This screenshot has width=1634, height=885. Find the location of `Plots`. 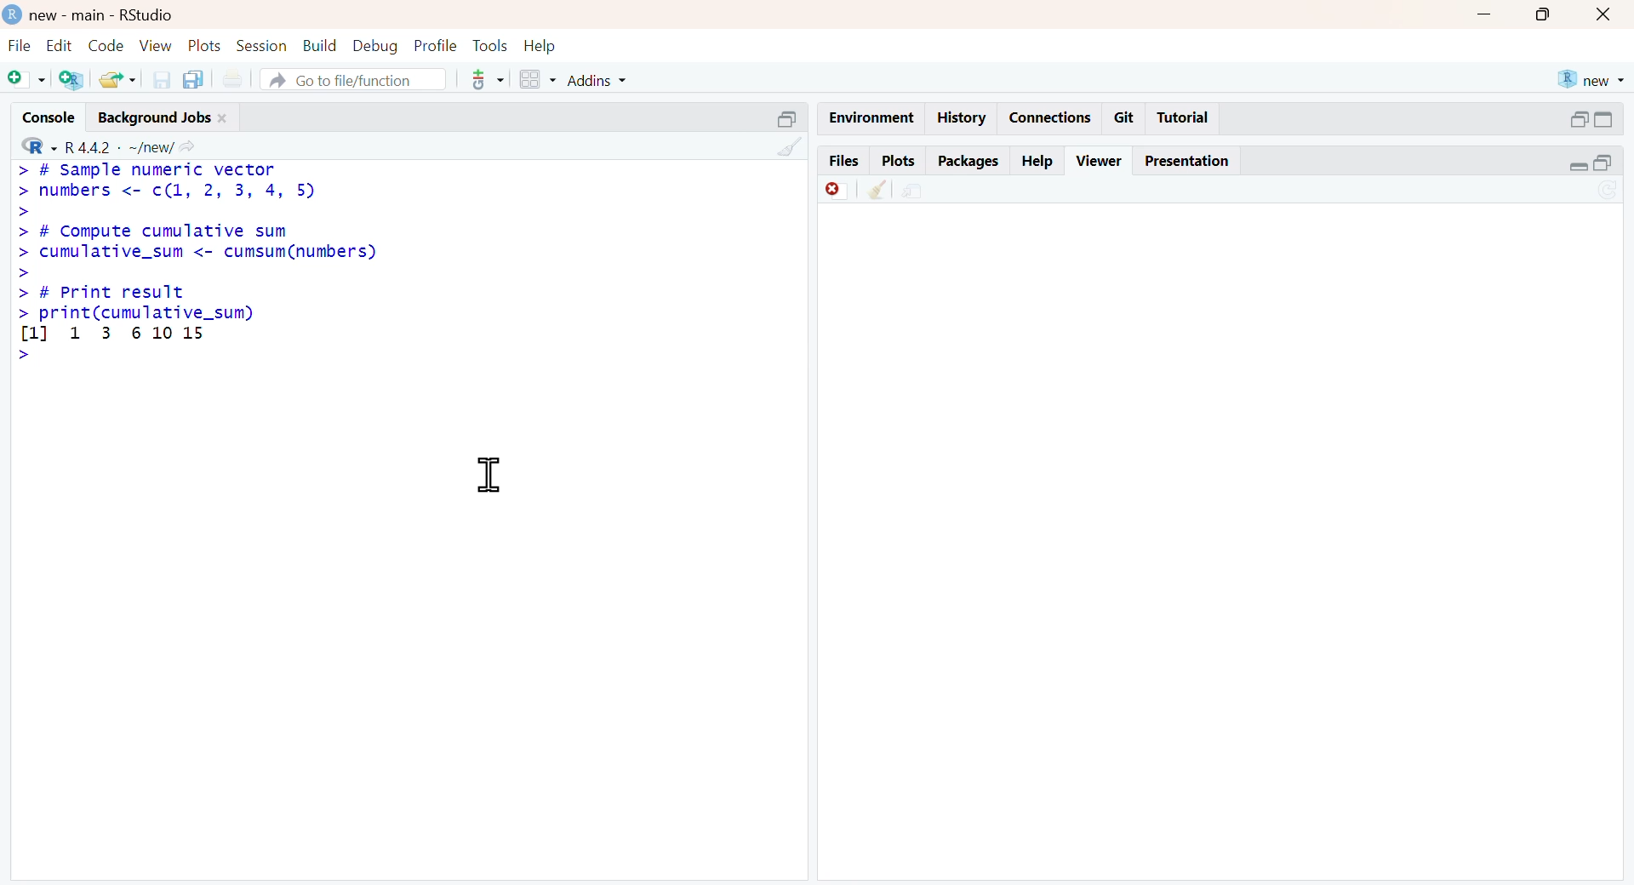

Plots is located at coordinates (899, 161).